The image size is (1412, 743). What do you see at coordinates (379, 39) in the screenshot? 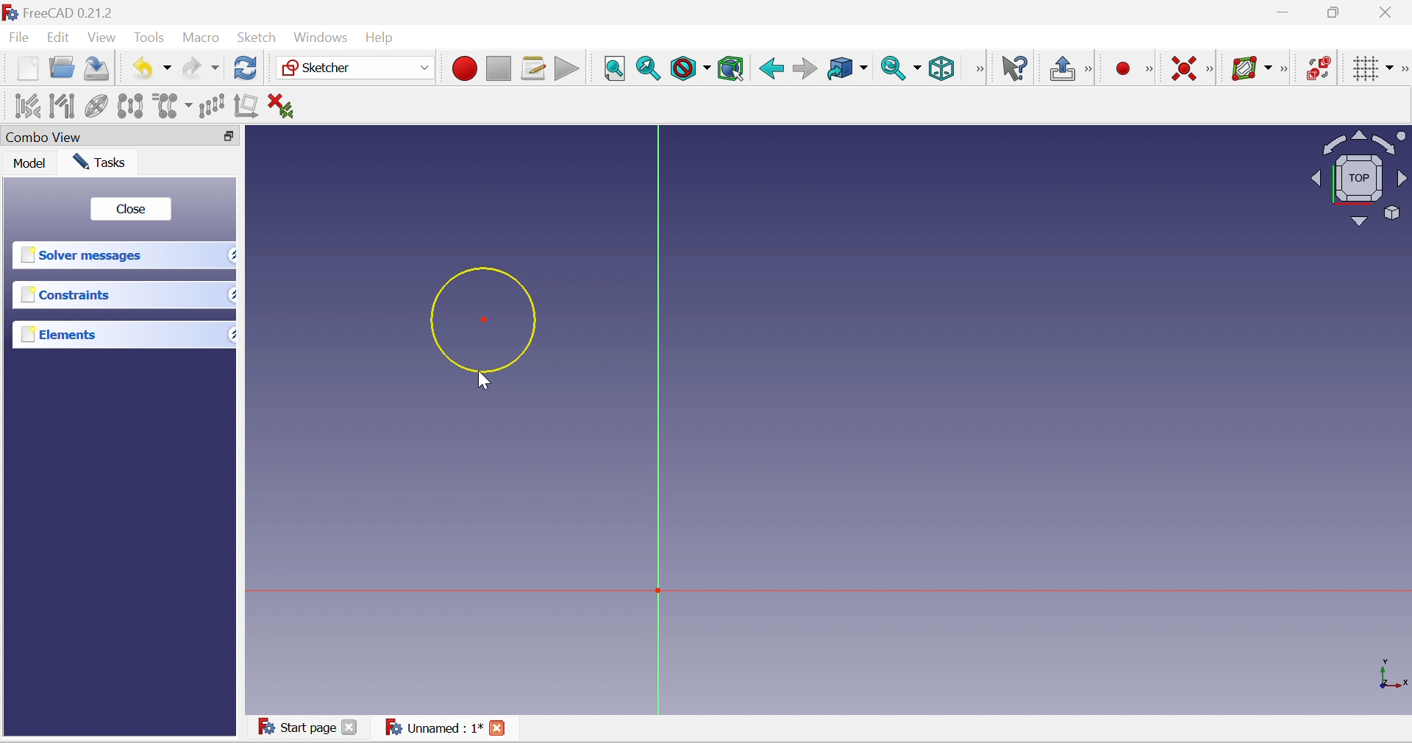
I see `Help` at bounding box center [379, 39].